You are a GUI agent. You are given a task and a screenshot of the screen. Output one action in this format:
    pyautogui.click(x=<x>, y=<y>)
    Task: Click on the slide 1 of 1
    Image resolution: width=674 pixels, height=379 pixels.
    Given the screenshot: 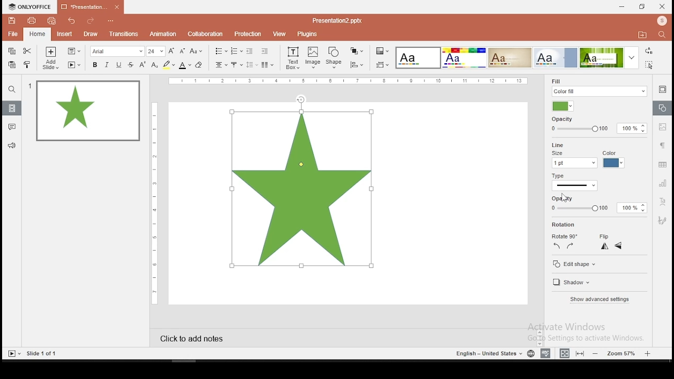 What is the action you would take?
    pyautogui.click(x=43, y=353)
    